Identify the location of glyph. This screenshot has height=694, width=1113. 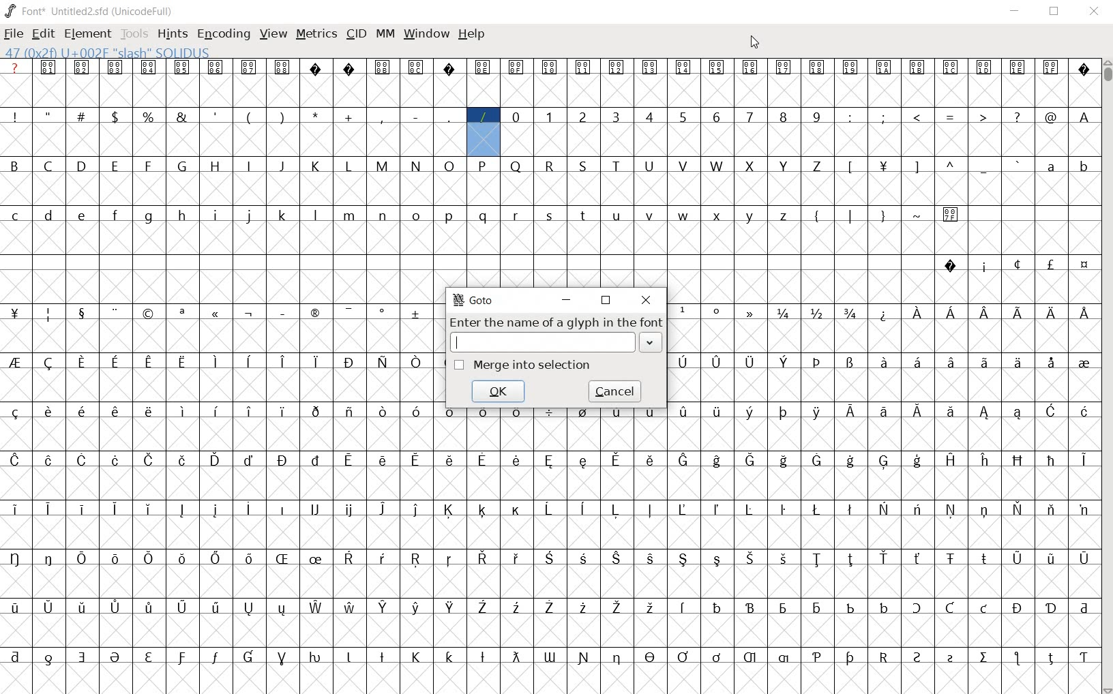
(651, 460).